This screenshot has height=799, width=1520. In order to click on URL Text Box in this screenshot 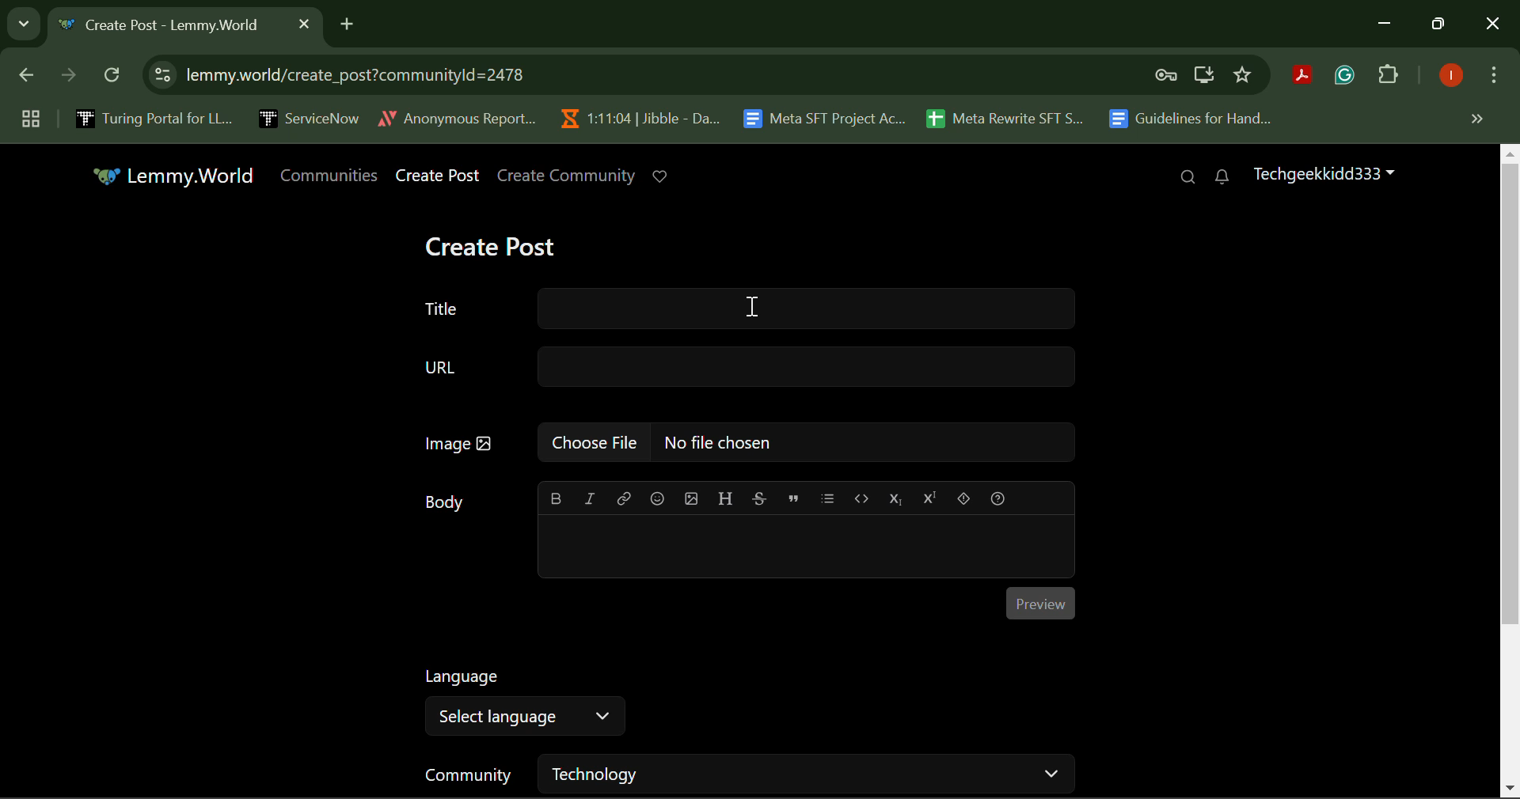, I will do `click(750, 365)`.